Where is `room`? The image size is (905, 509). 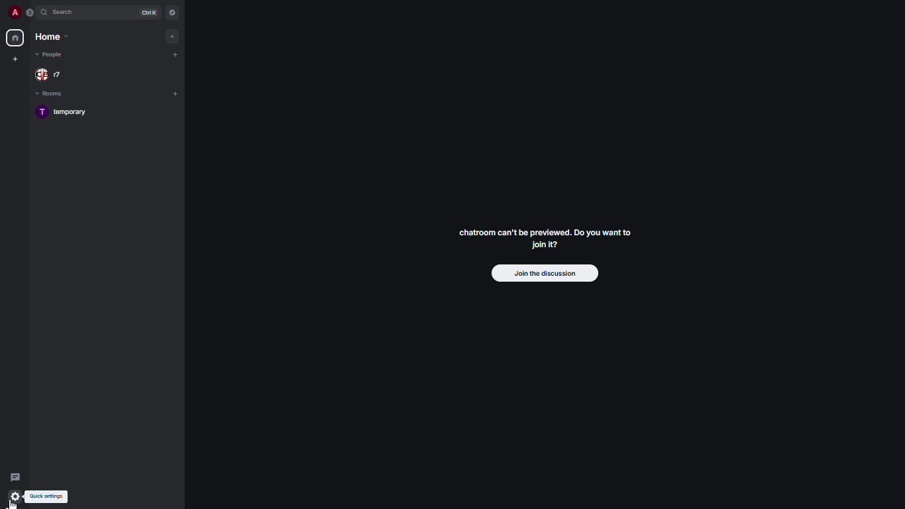 room is located at coordinates (65, 113).